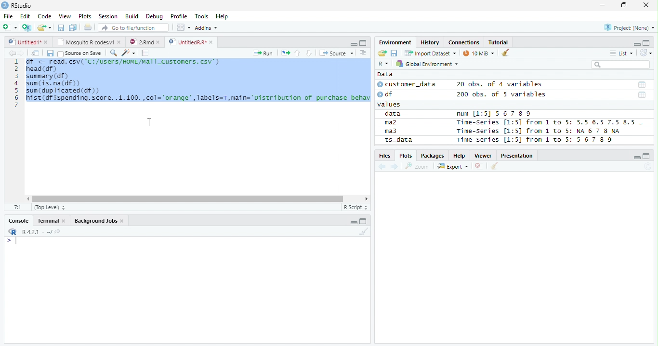 This screenshot has width=658, height=346. I want to click on ma2, so click(393, 123).